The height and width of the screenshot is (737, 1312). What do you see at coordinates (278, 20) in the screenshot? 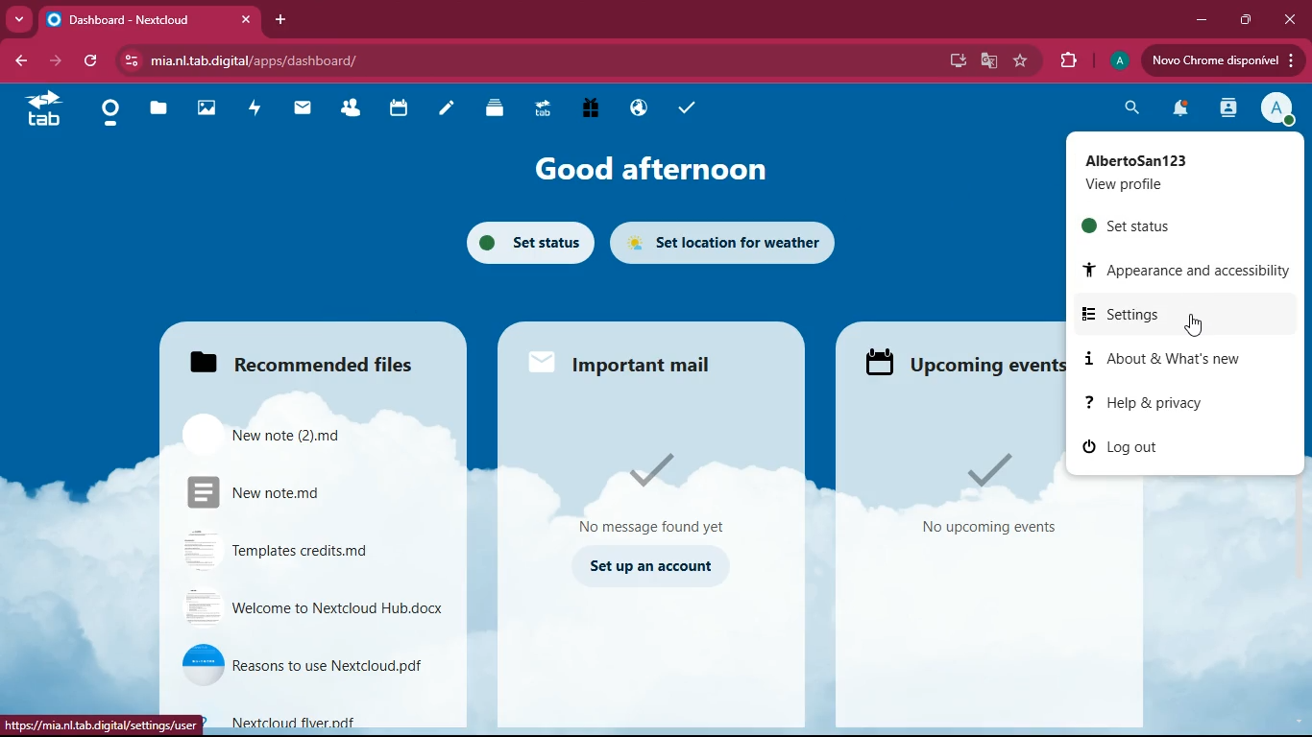
I see `add tab` at bounding box center [278, 20].